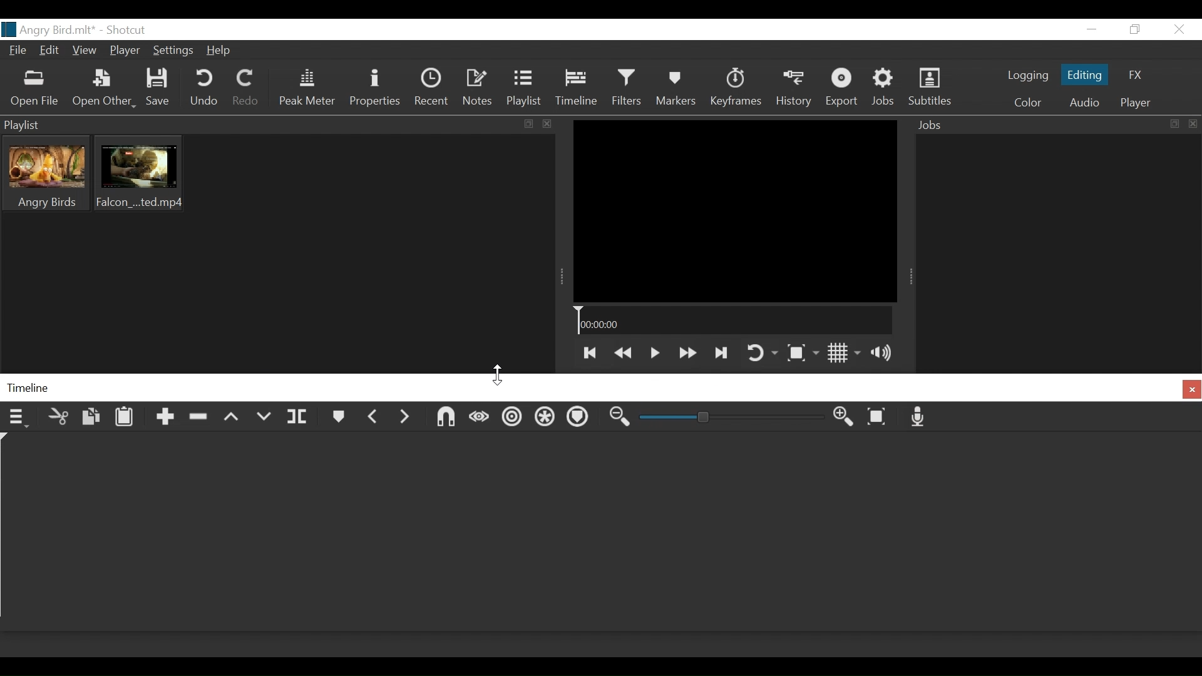 This screenshot has height=676, width=1202. I want to click on Skip to the next point, so click(722, 352).